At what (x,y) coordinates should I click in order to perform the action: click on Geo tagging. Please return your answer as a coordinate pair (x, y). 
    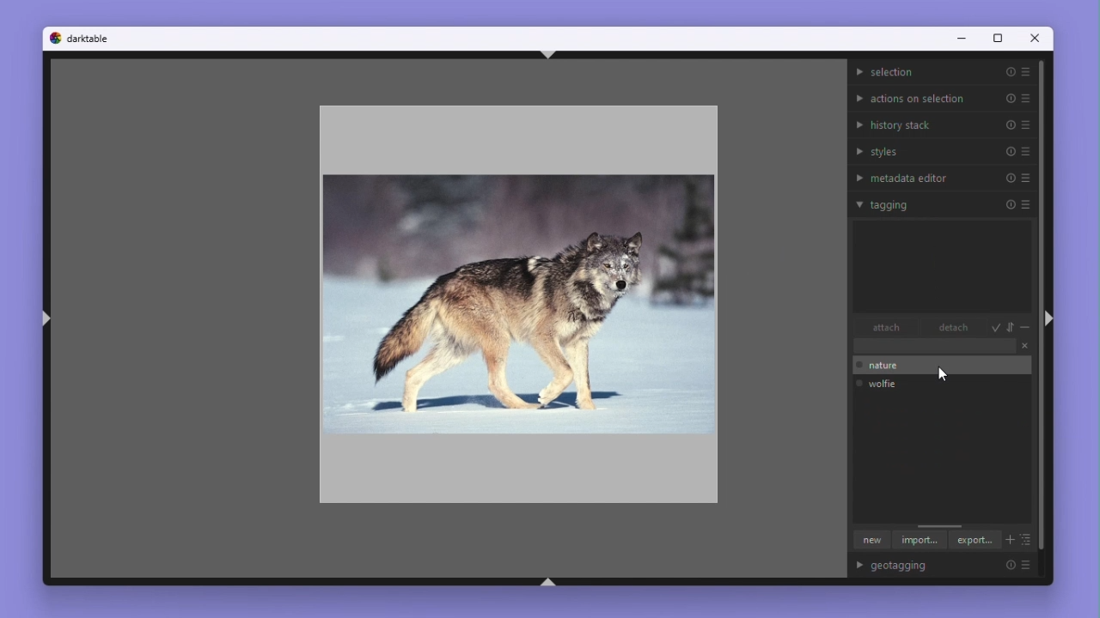
    Looking at the image, I should click on (949, 566).